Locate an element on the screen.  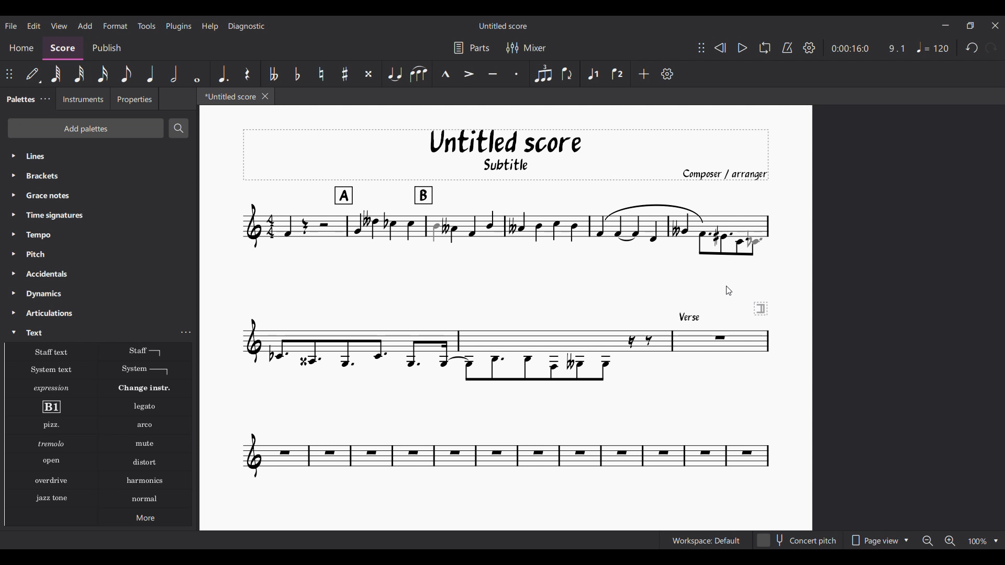
Toggle natural is located at coordinates (322, 74).